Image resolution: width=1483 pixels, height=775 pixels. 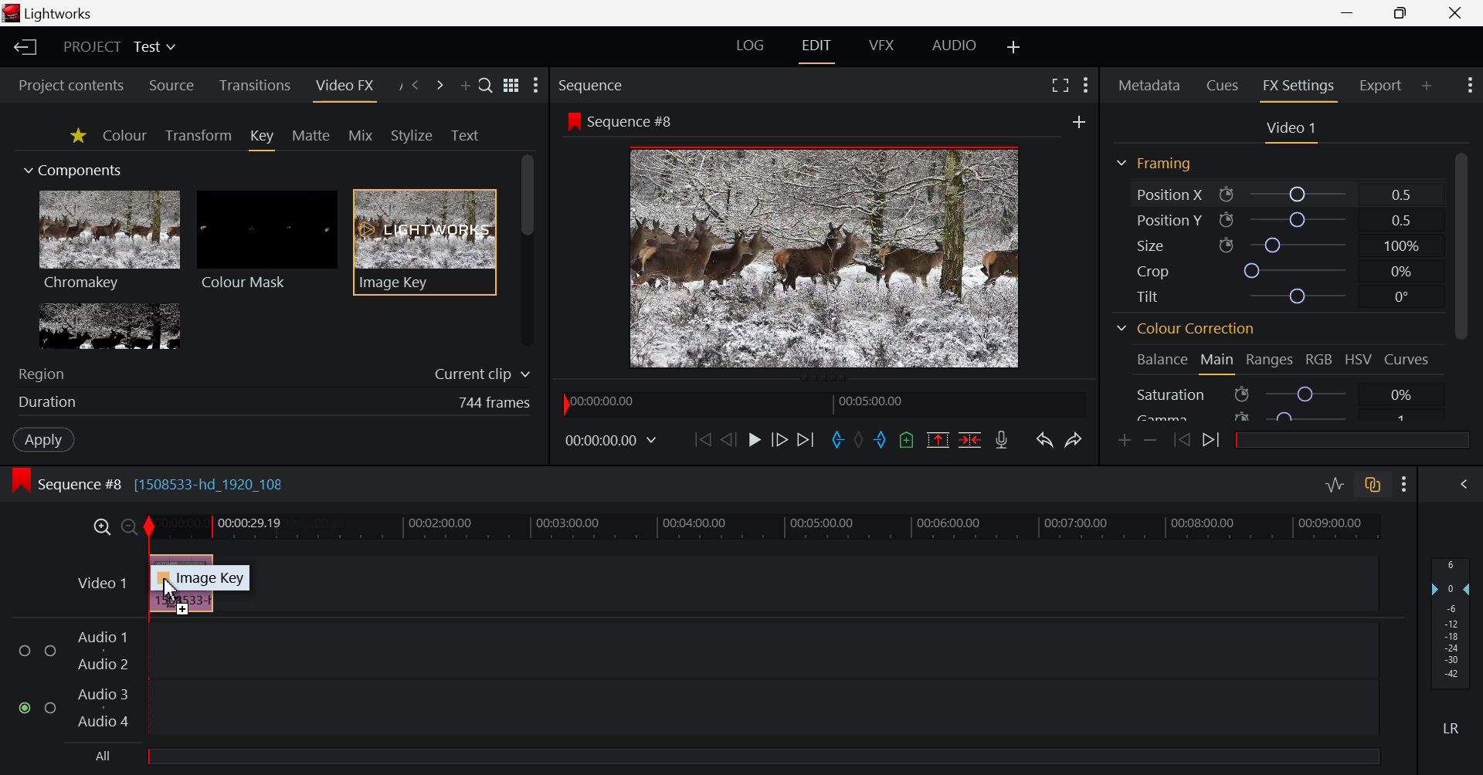 What do you see at coordinates (1047, 439) in the screenshot?
I see `Undo` at bounding box center [1047, 439].